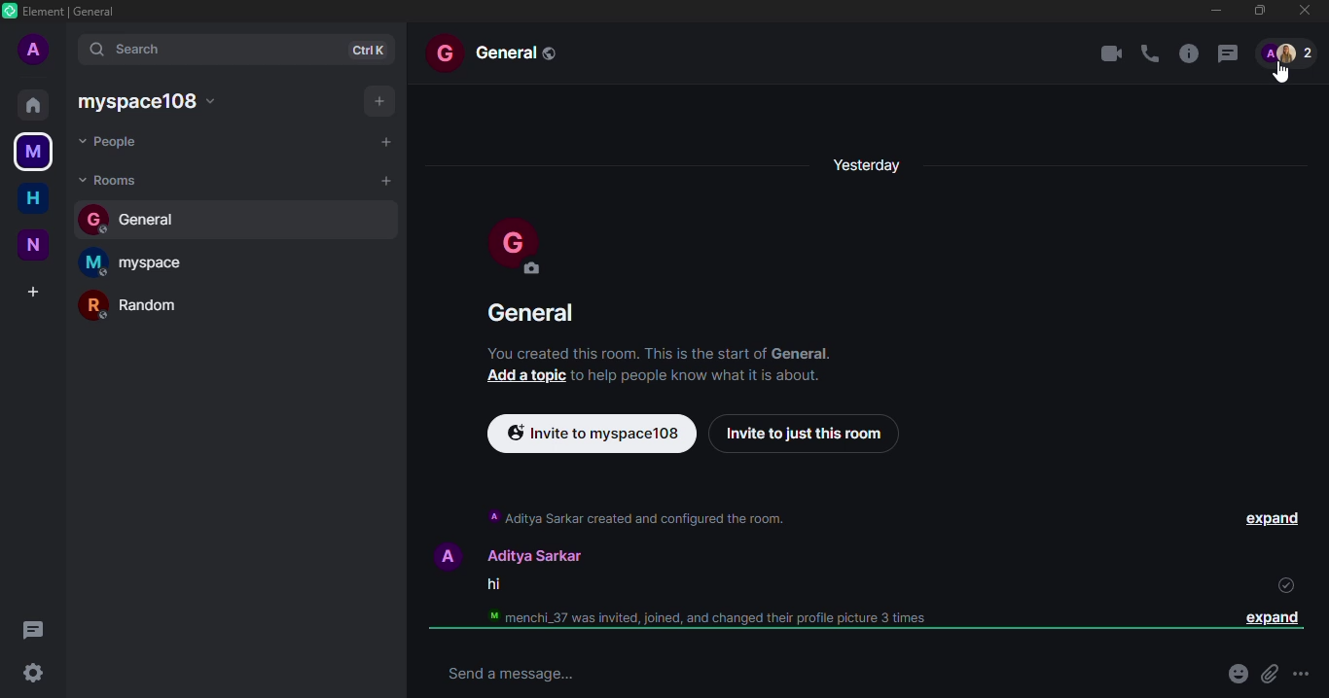 The width and height of the screenshot is (1329, 698). I want to click on hi, so click(490, 586).